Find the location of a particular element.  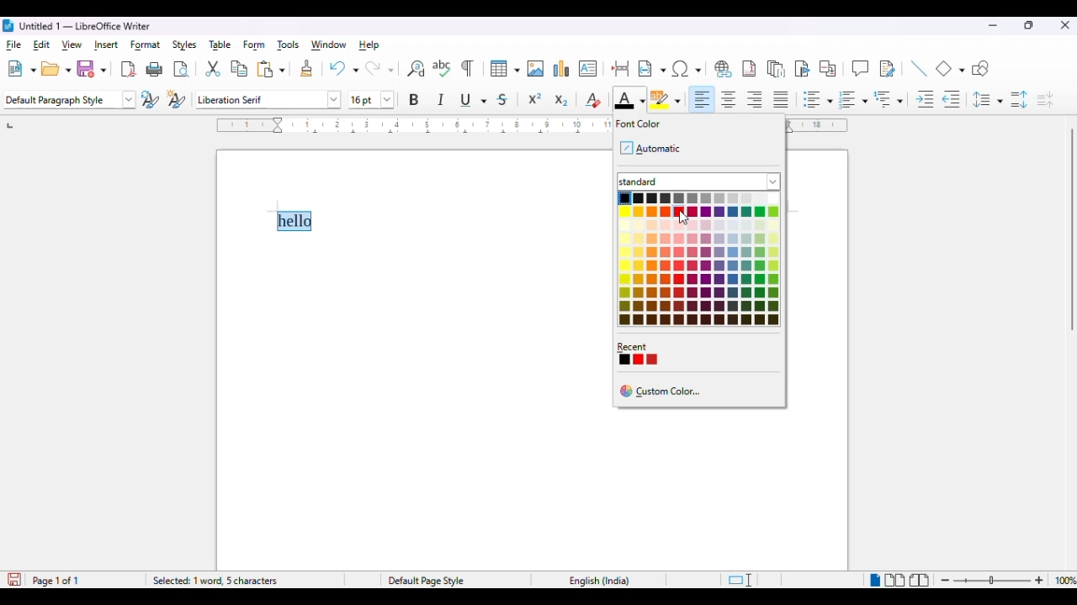

clone formatting is located at coordinates (307, 69).